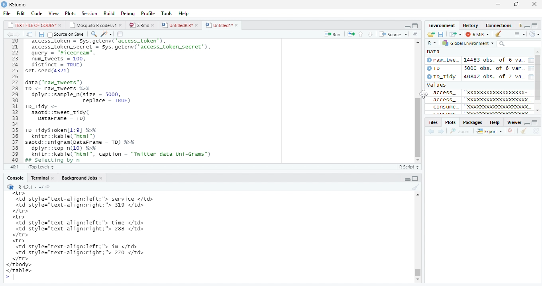 This screenshot has height=286, width=542. I want to click on clear console, so click(524, 131).